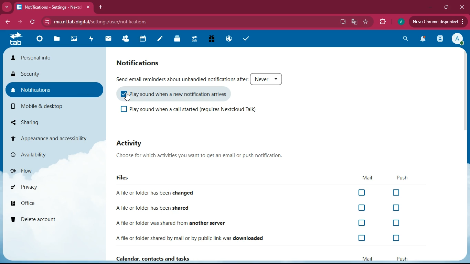  I want to click on public, so click(227, 38).